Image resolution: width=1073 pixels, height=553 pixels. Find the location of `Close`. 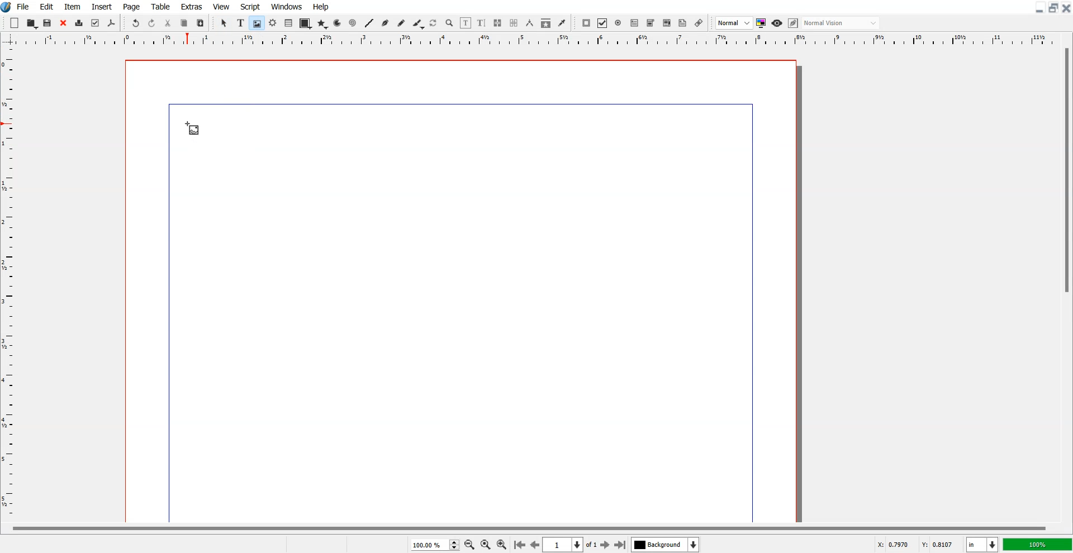

Close is located at coordinates (1066, 8).